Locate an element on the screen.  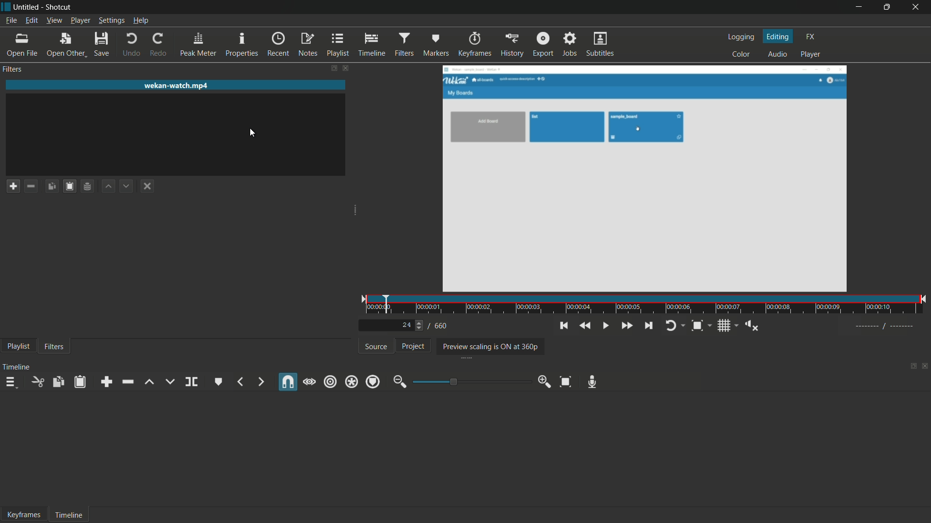
remove a filter is located at coordinates (30, 186).